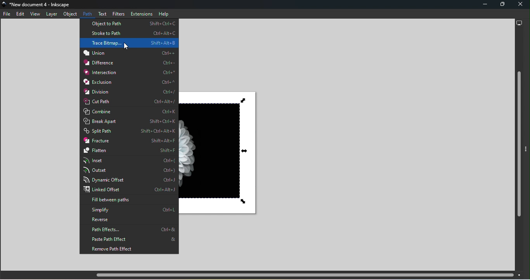 Image resolution: width=530 pixels, height=280 pixels. What do you see at coordinates (520, 149) in the screenshot?
I see `Vertical scroll bar` at bounding box center [520, 149].